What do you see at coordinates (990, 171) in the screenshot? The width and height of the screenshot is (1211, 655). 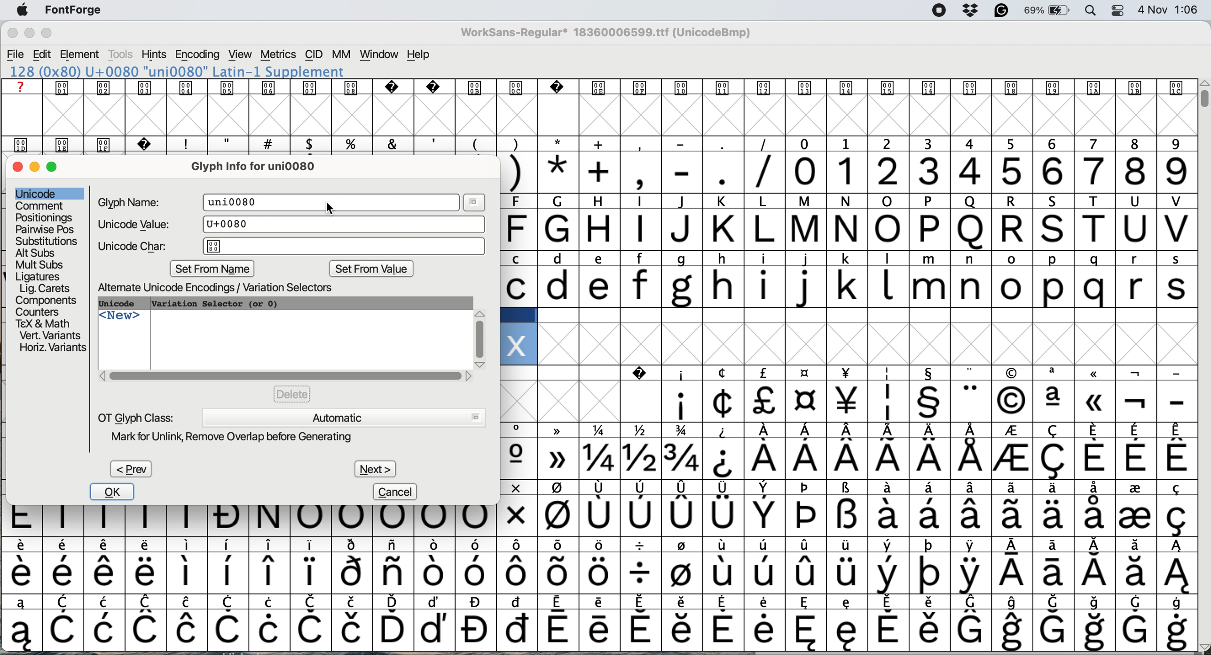 I see `numbers` at bounding box center [990, 171].